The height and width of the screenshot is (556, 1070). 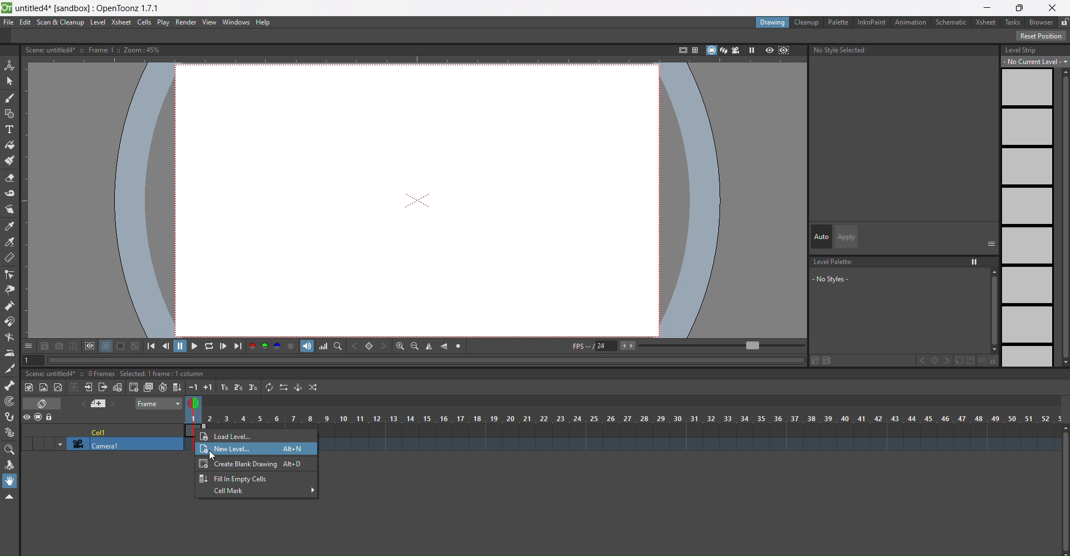 What do you see at coordinates (9, 99) in the screenshot?
I see `brush tool` at bounding box center [9, 99].